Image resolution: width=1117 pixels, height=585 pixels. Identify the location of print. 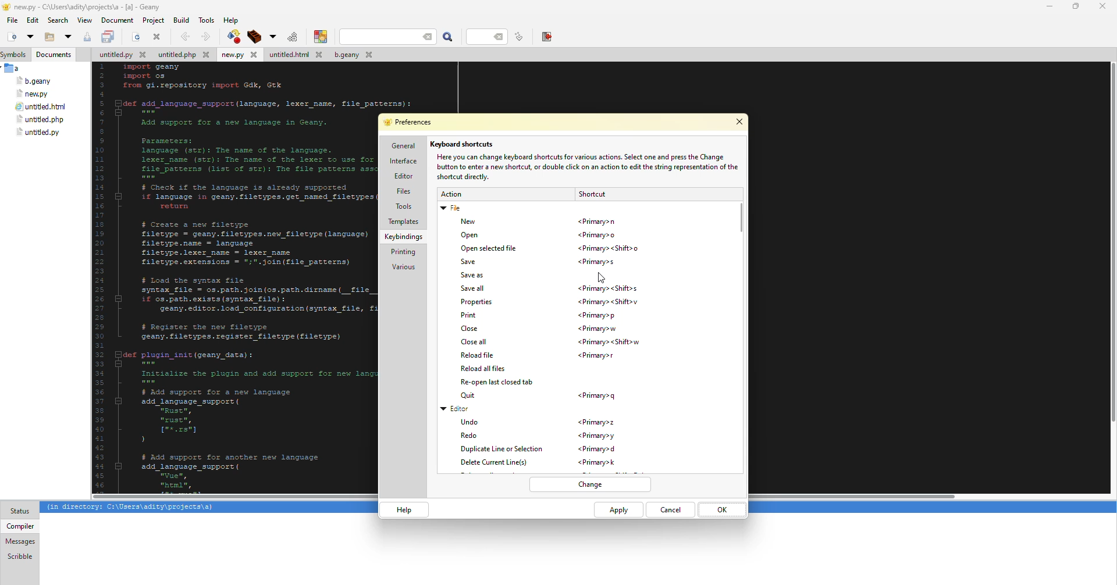
(467, 315).